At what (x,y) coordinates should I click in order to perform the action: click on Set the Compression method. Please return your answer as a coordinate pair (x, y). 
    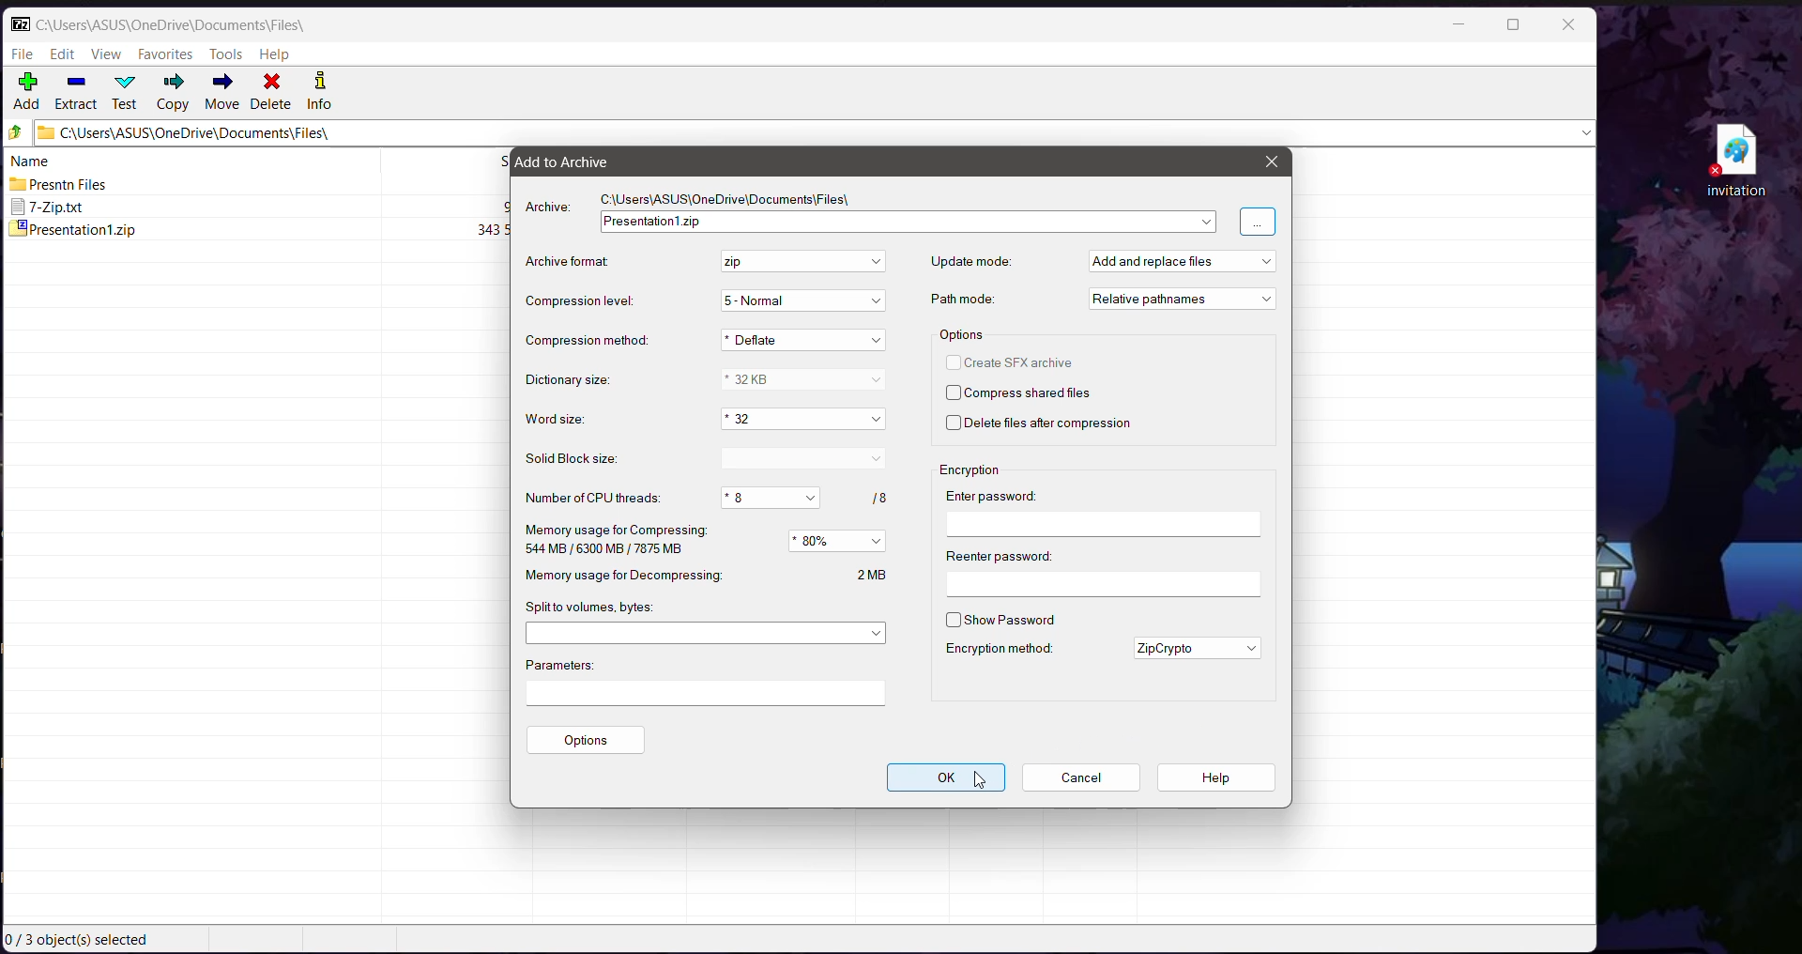
    Looking at the image, I should click on (805, 340).